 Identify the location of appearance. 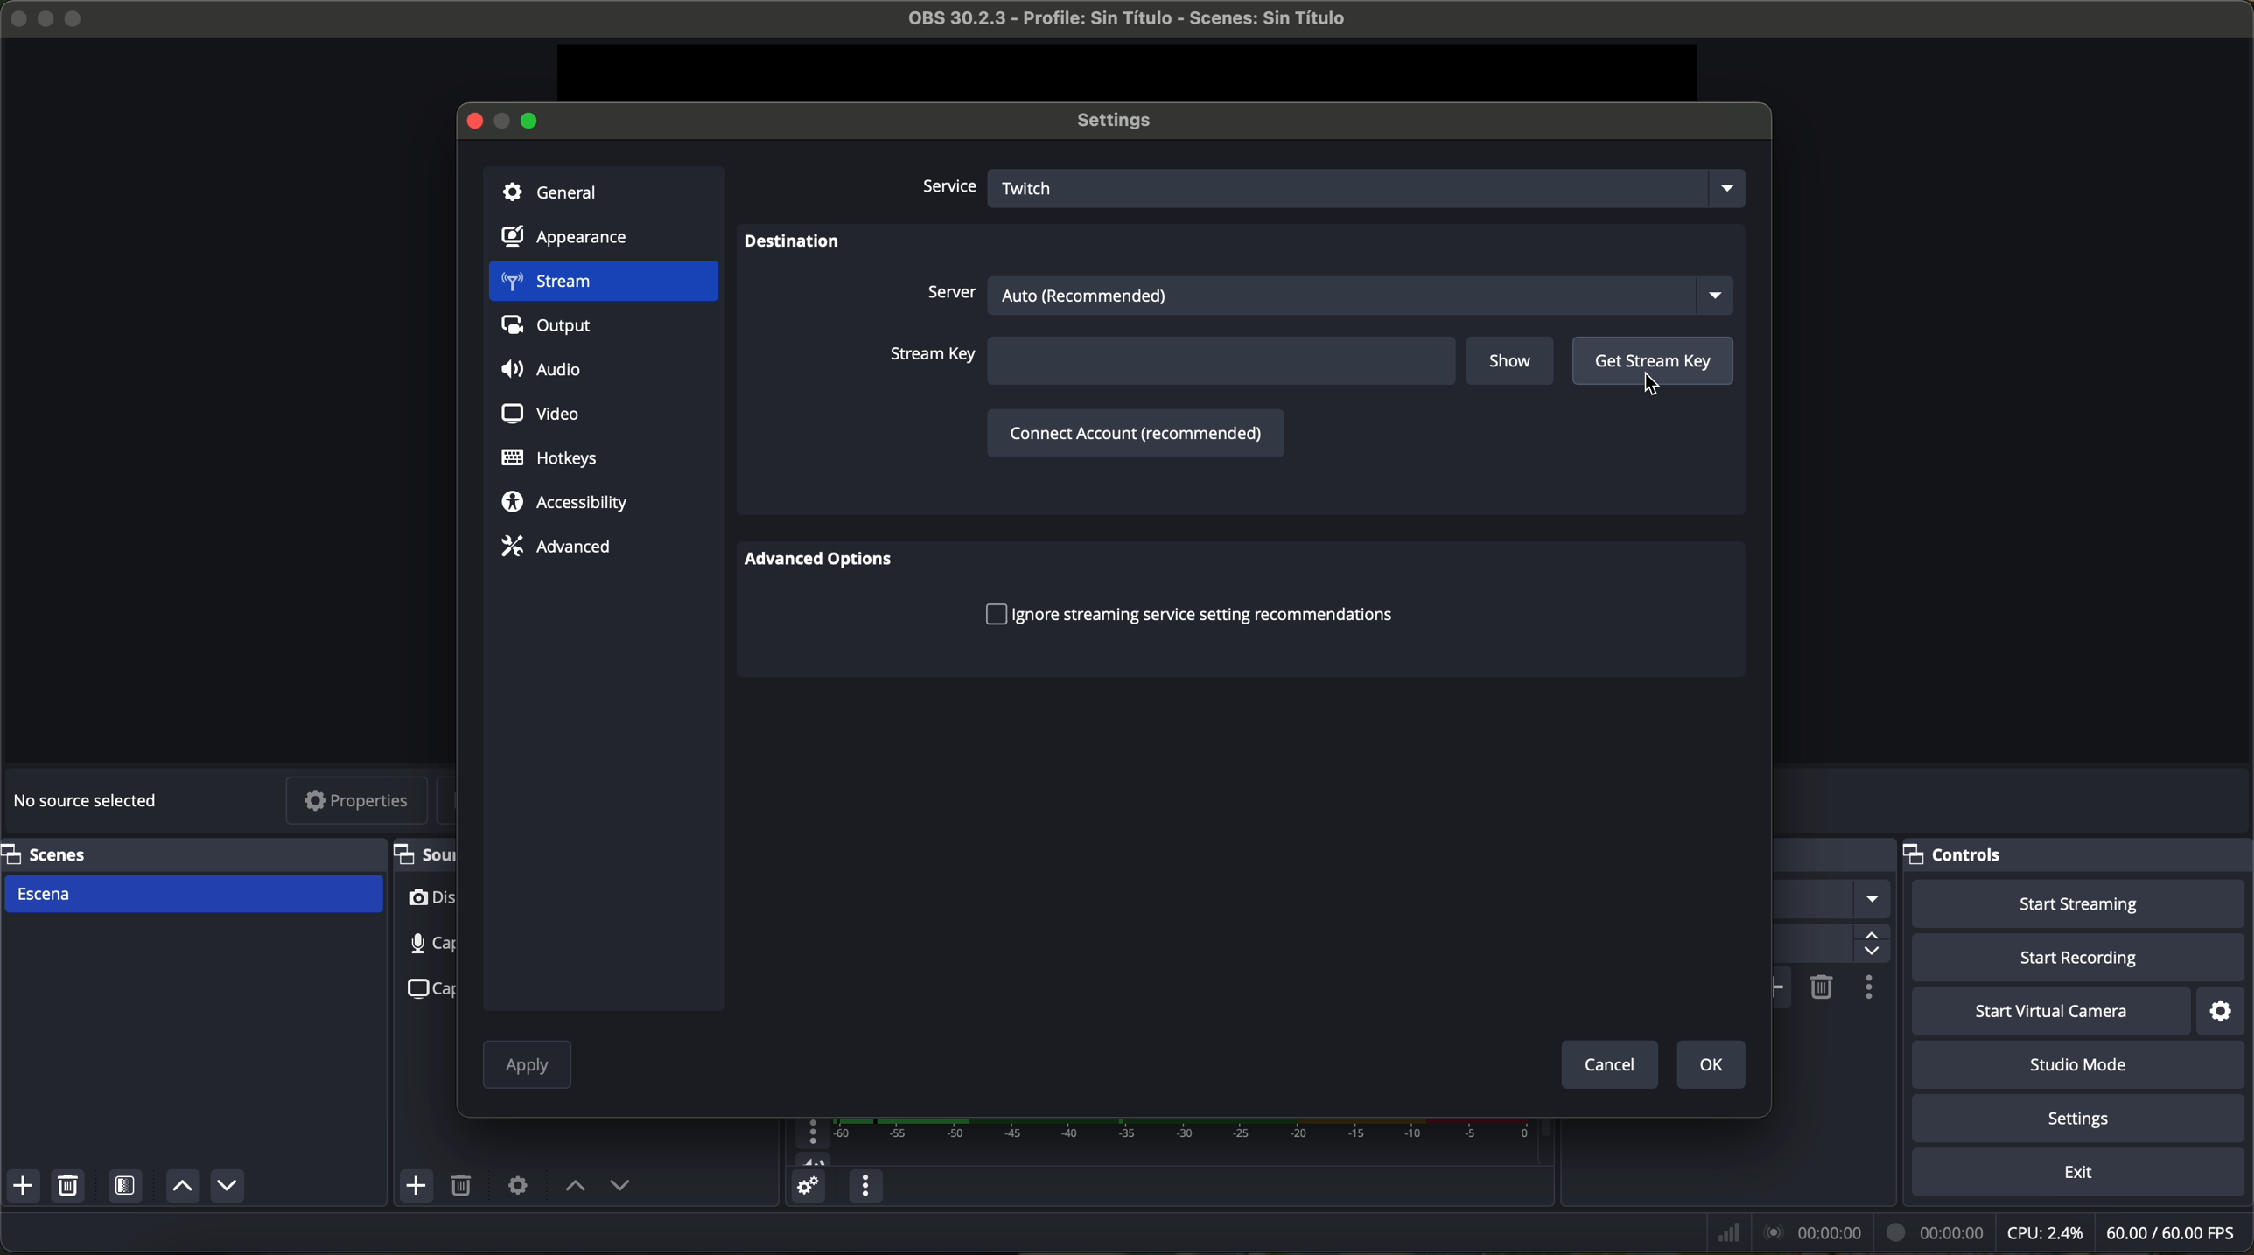
(576, 241).